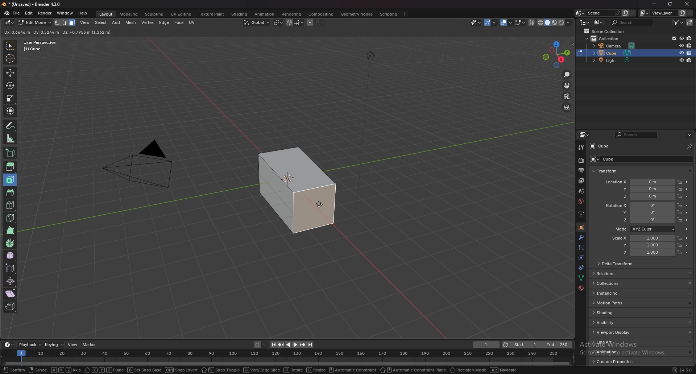 This screenshot has height=374, width=696. What do you see at coordinates (532, 23) in the screenshot?
I see `toggle xray` at bounding box center [532, 23].